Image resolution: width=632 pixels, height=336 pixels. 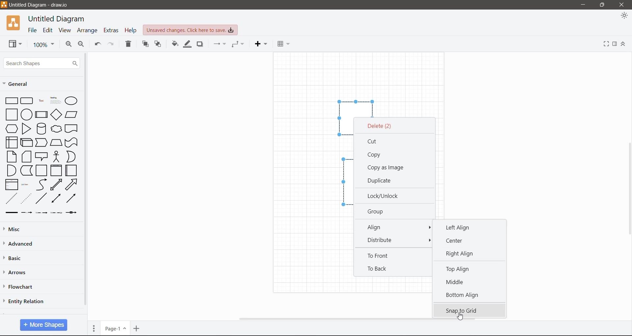 I want to click on Copy as Image, so click(x=386, y=168).